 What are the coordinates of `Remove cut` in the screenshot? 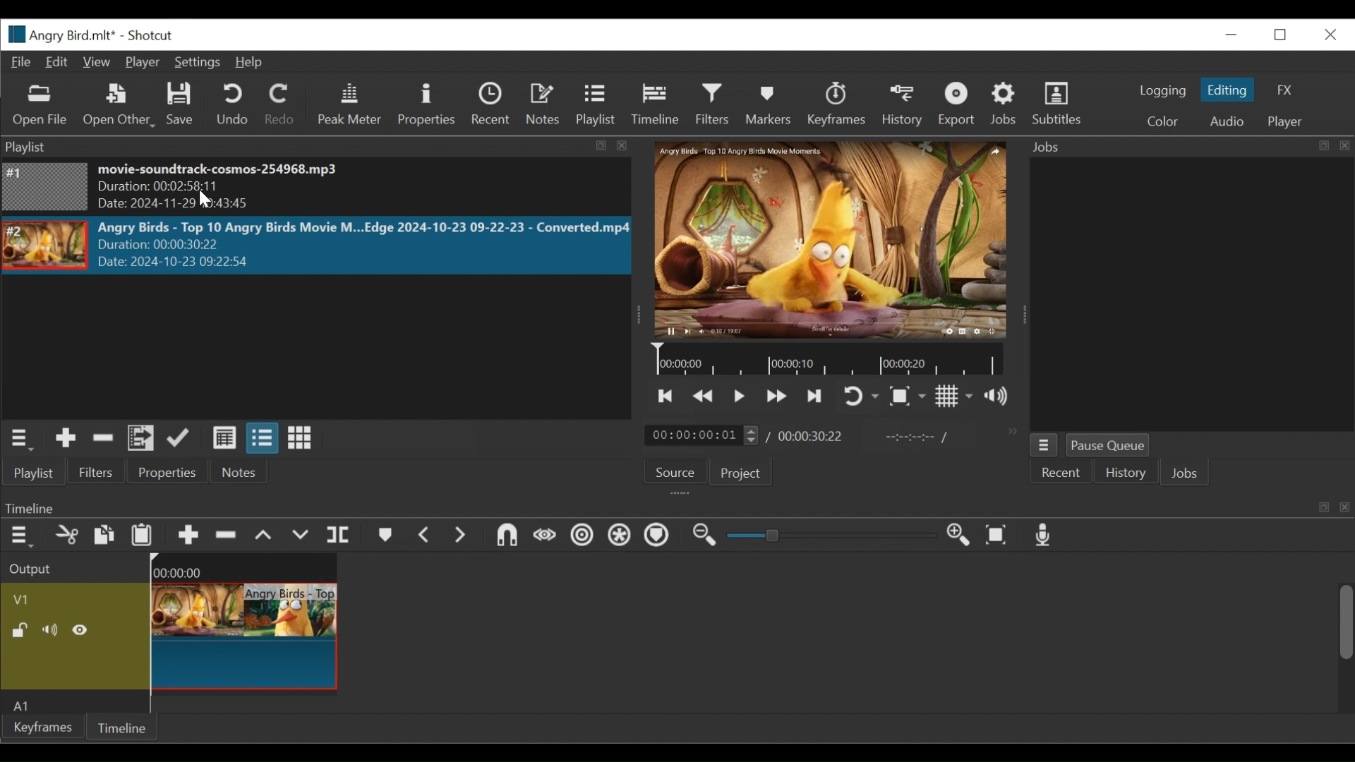 It's located at (103, 440).